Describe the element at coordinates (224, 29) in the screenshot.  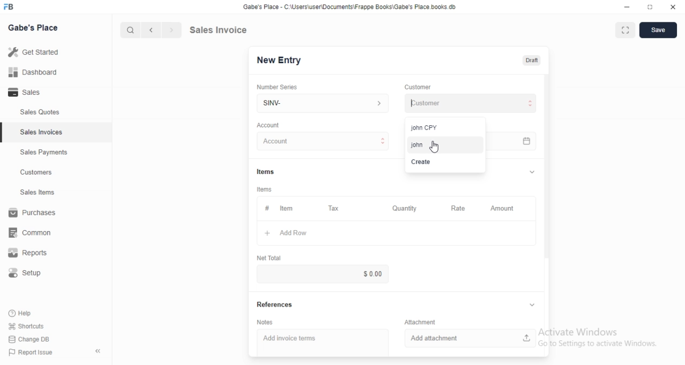
I see `Sales Invoice` at that location.